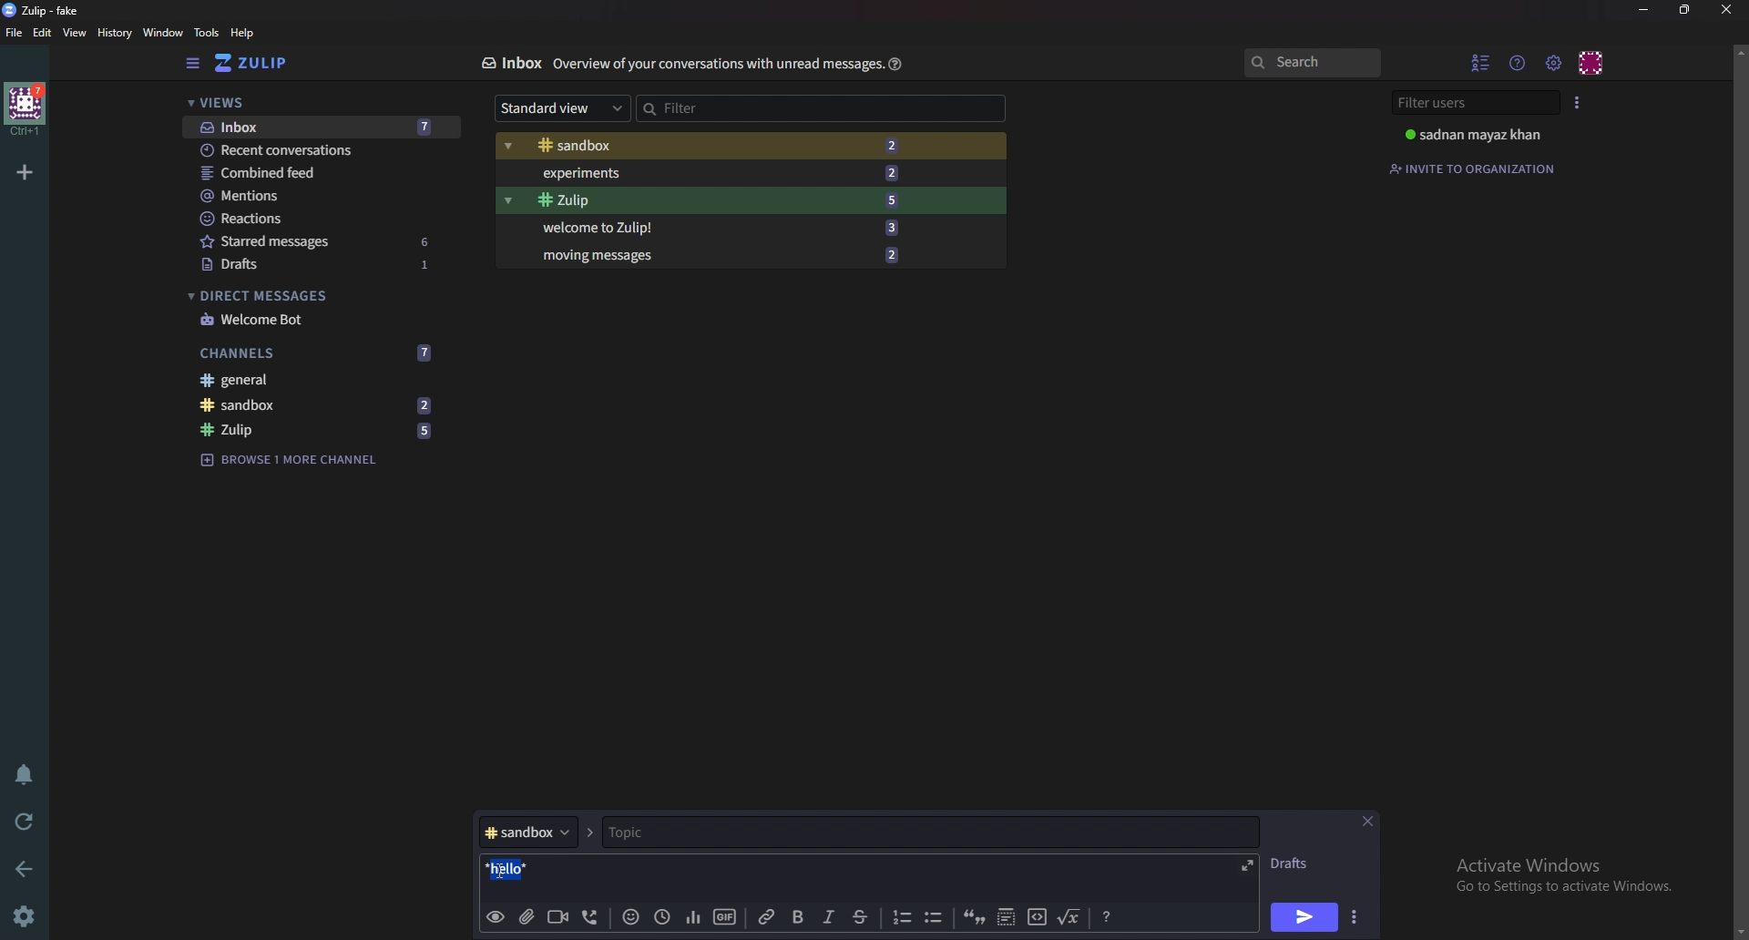 Image resolution: width=1749 pixels, height=940 pixels. What do you see at coordinates (294, 460) in the screenshot?
I see `Browse 1 more channel` at bounding box center [294, 460].